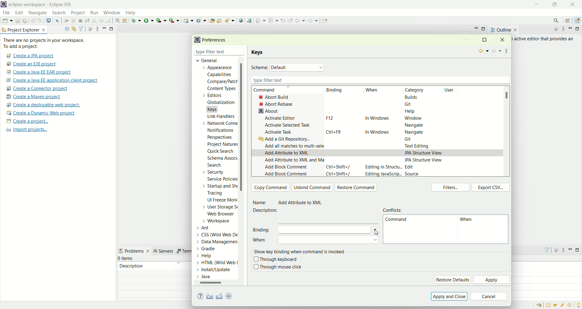 The height and width of the screenshot is (309, 582). Describe the element at coordinates (243, 171) in the screenshot. I see `scroll bar` at that location.